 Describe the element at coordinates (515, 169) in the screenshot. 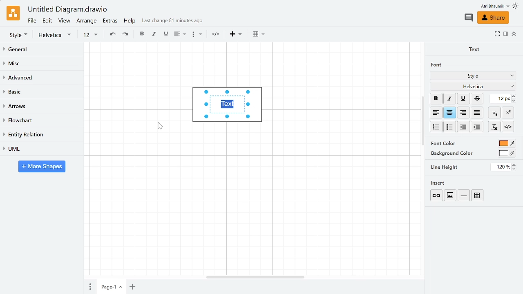

I see `Decrease line height` at that location.